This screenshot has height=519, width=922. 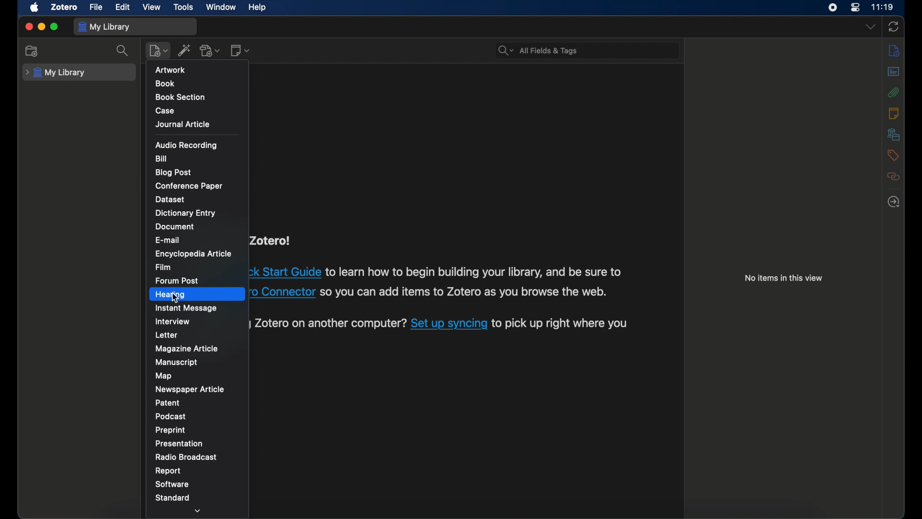 I want to click on map, so click(x=164, y=376).